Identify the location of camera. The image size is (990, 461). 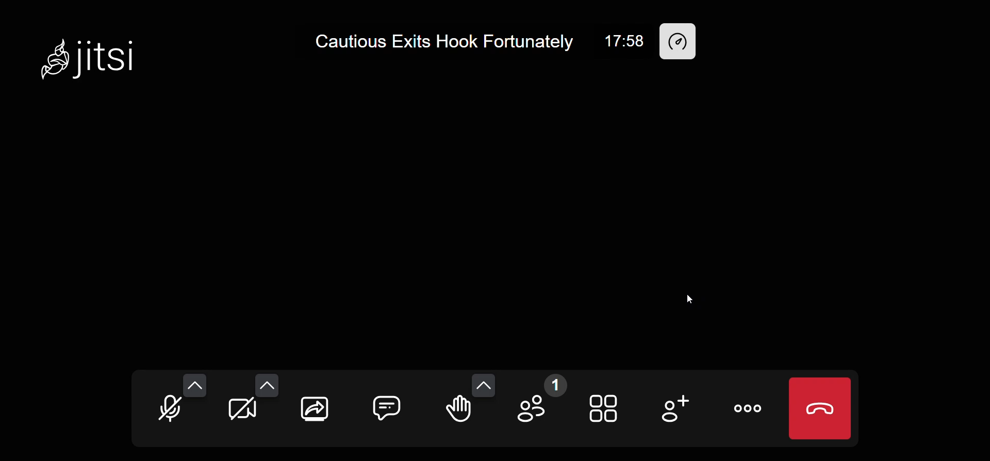
(242, 411).